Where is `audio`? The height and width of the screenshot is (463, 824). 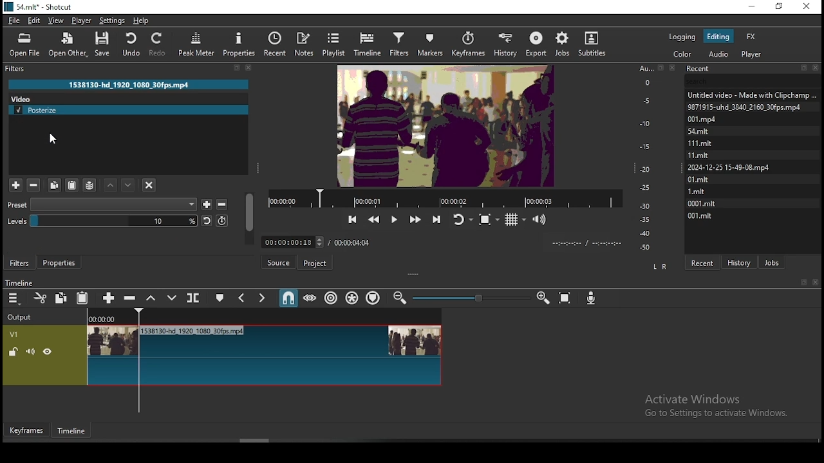 audio is located at coordinates (754, 55).